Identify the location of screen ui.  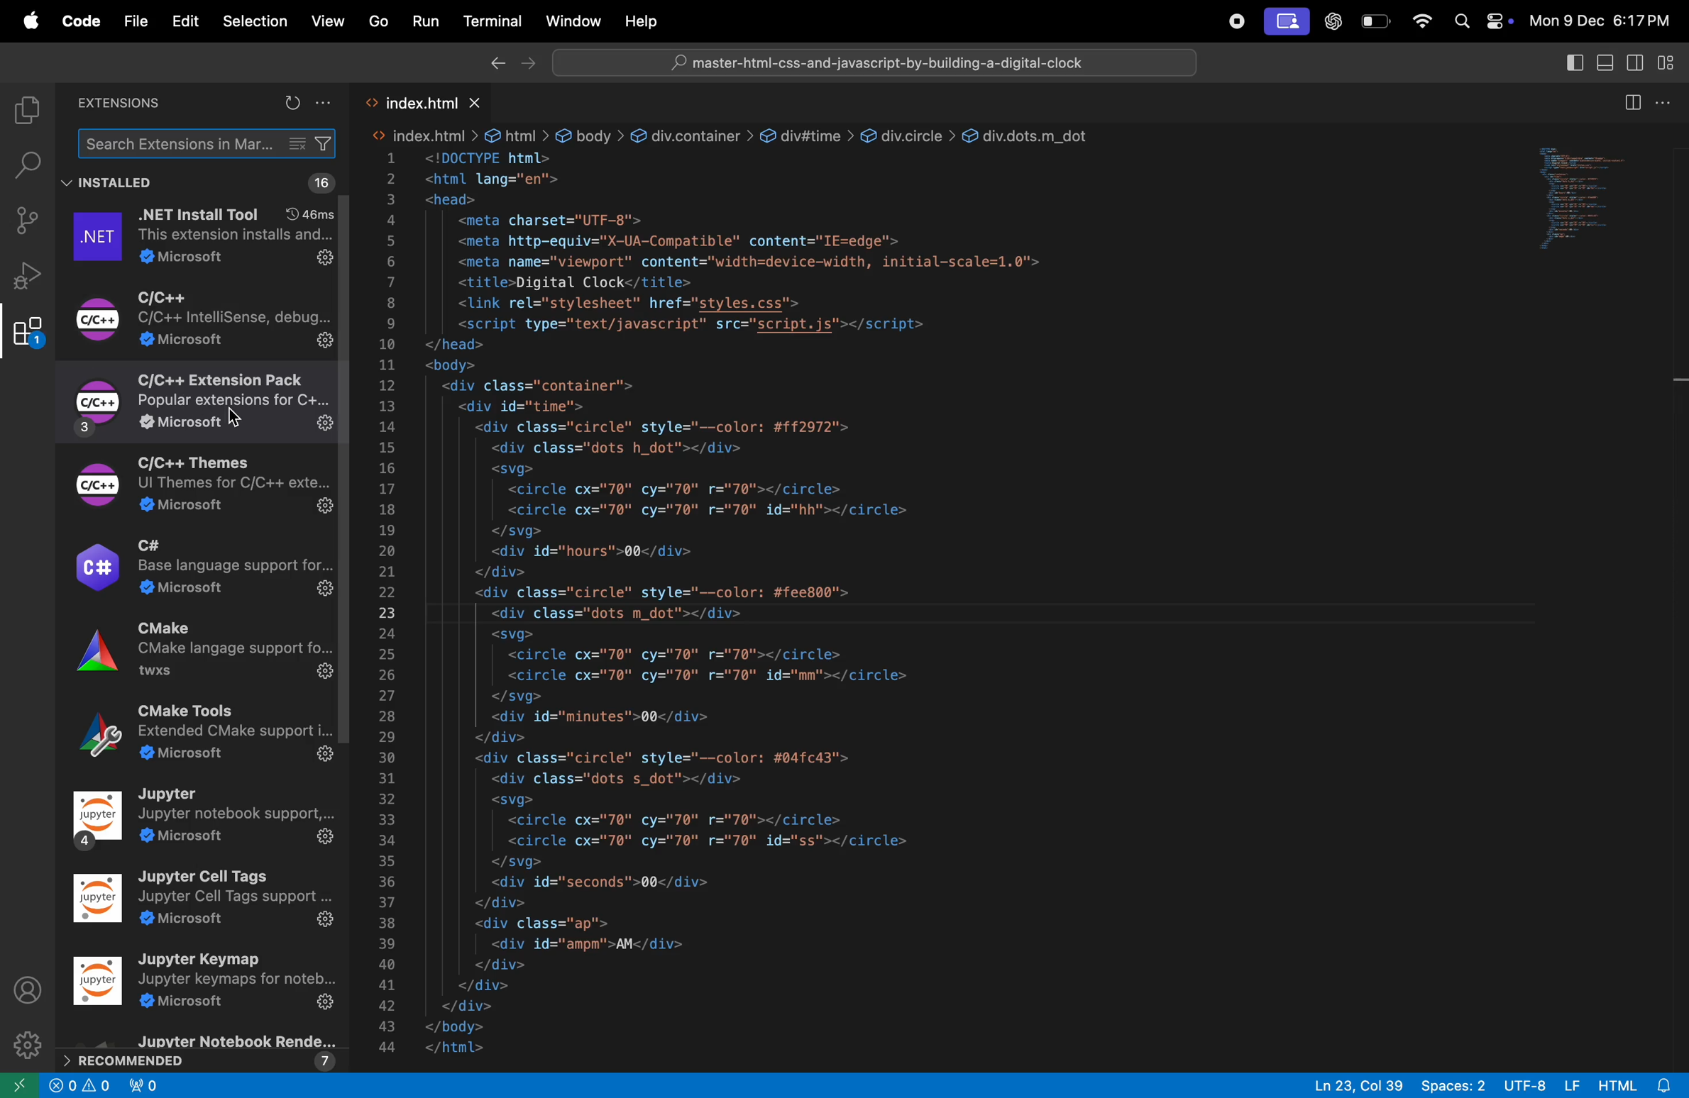
(1286, 22).